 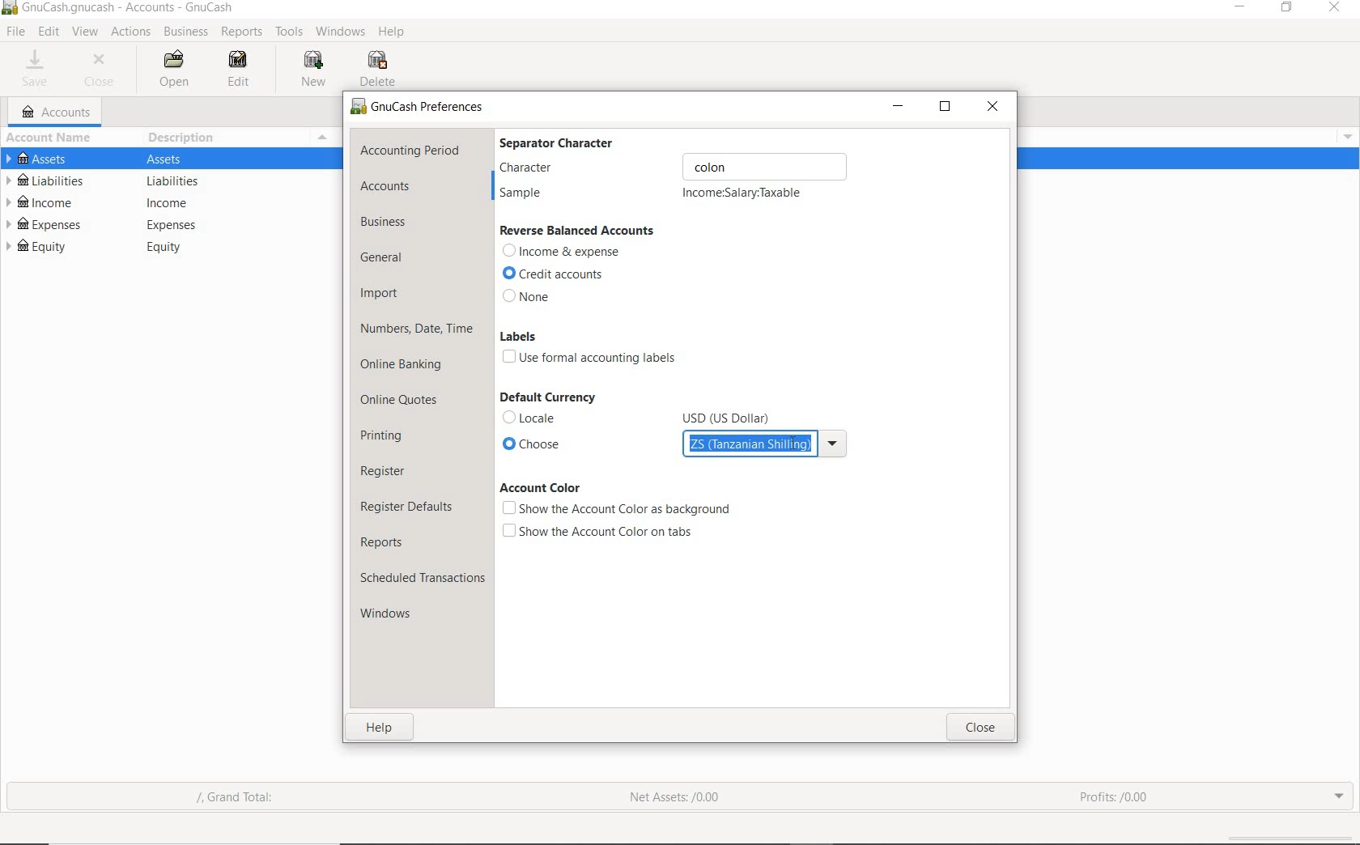 What do you see at coordinates (49, 180) in the screenshot?
I see `LIABILITIES` at bounding box center [49, 180].